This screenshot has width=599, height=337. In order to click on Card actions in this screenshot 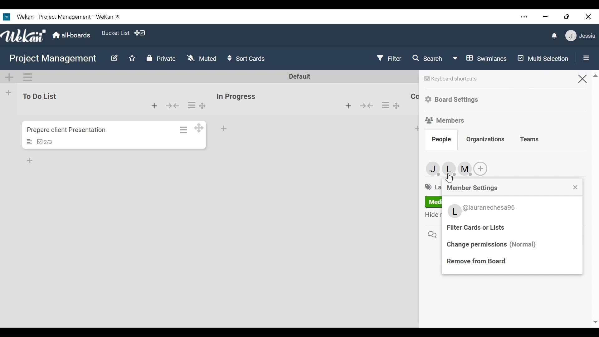, I will do `click(385, 105)`.